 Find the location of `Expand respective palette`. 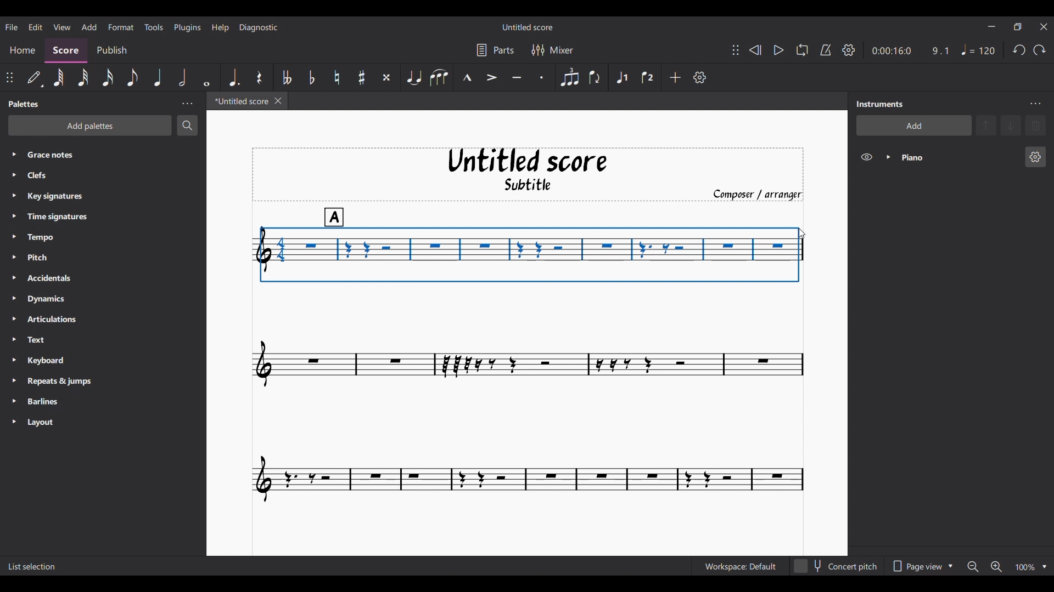

Expand respective palette is located at coordinates (10, 288).